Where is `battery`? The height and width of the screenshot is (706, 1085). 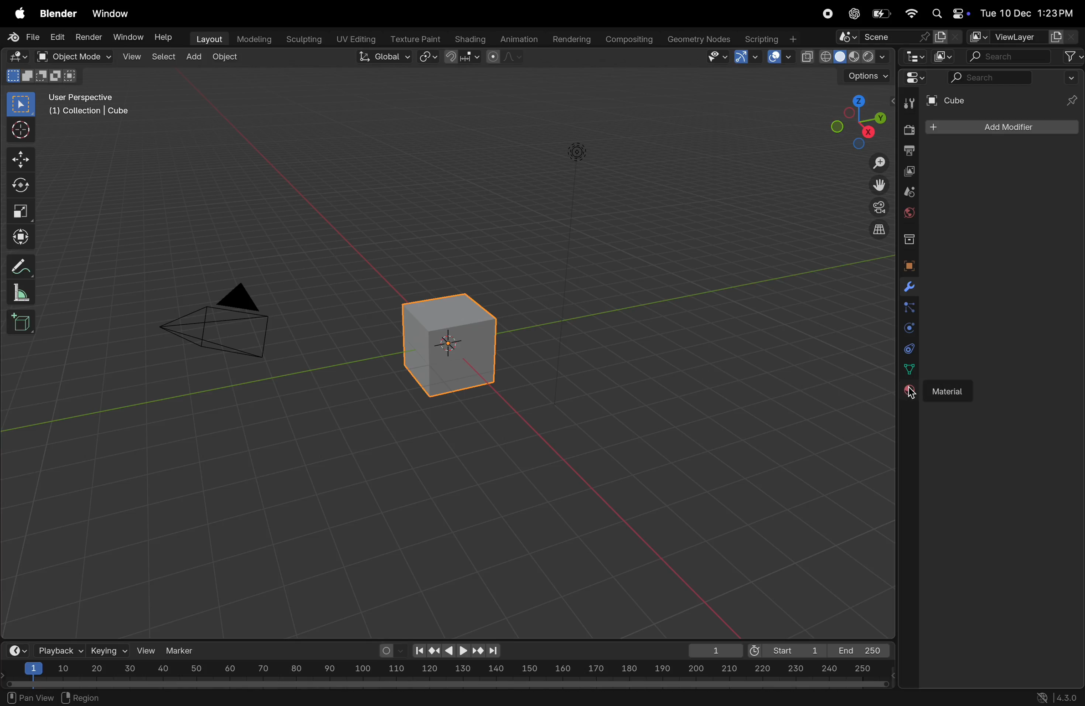 battery is located at coordinates (883, 13).